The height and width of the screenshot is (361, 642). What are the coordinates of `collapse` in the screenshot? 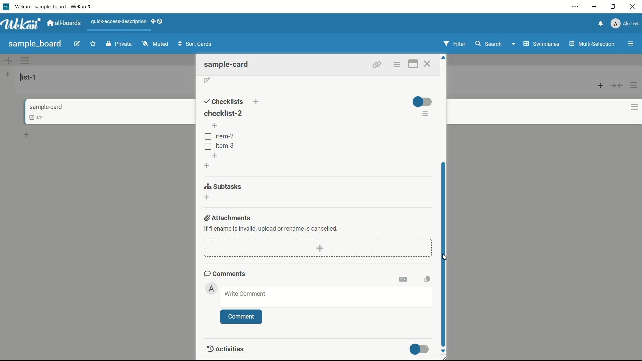 It's located at (617, 86).